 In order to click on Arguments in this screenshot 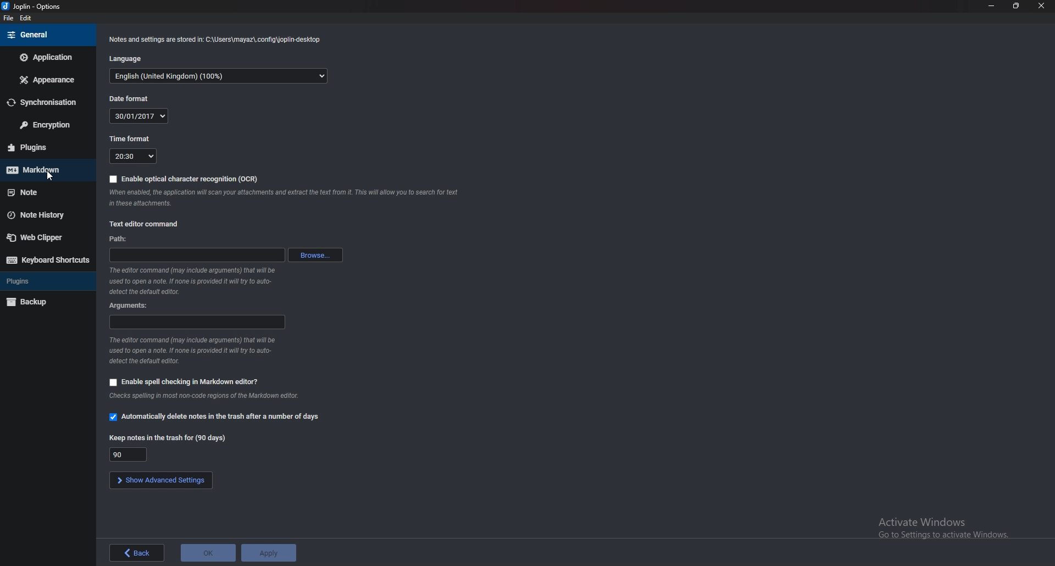, I will do `click(132, 306)`.